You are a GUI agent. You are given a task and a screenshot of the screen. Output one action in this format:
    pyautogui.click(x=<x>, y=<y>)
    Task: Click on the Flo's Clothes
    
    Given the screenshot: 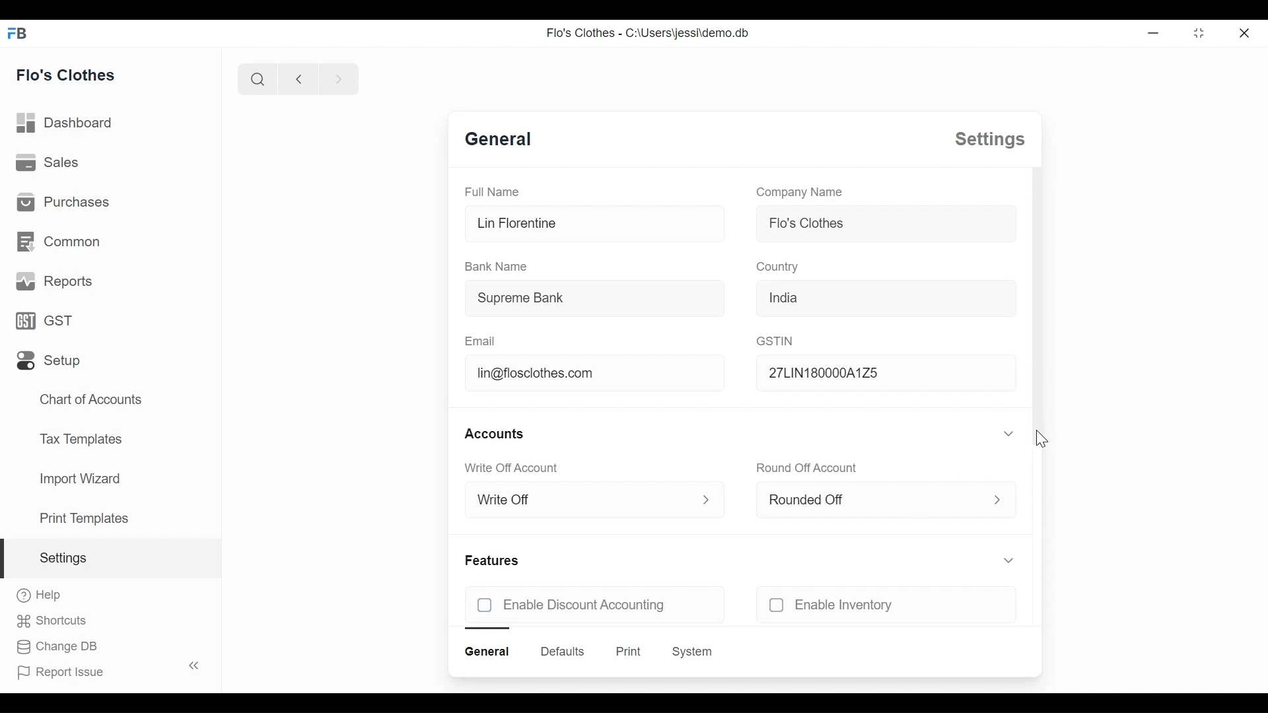 What is the action you would take?
    pyautogui.click(x=66, y=73)
    